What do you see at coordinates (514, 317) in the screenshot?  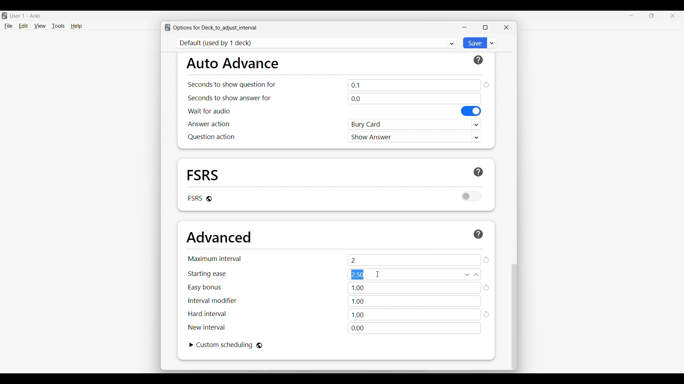 I see `Vertical slide bar` at bounding box center [514, 317].